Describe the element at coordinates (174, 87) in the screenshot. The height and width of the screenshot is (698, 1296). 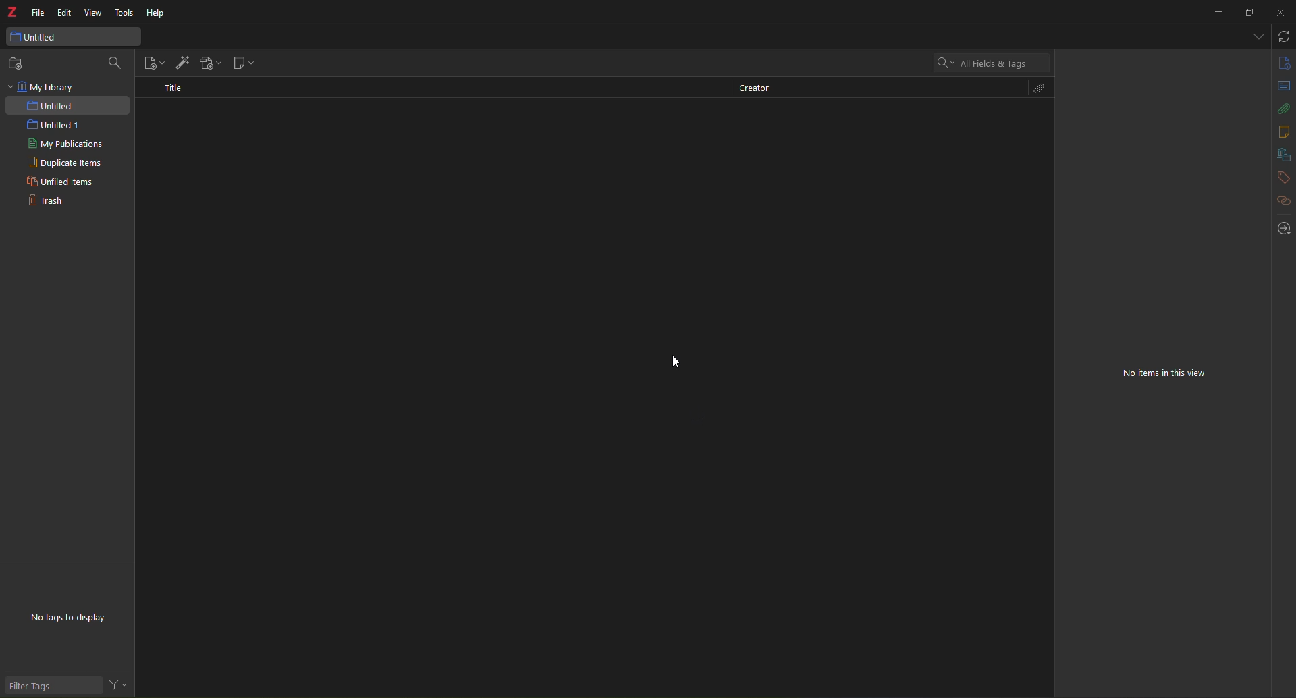
I see `title` at that location.